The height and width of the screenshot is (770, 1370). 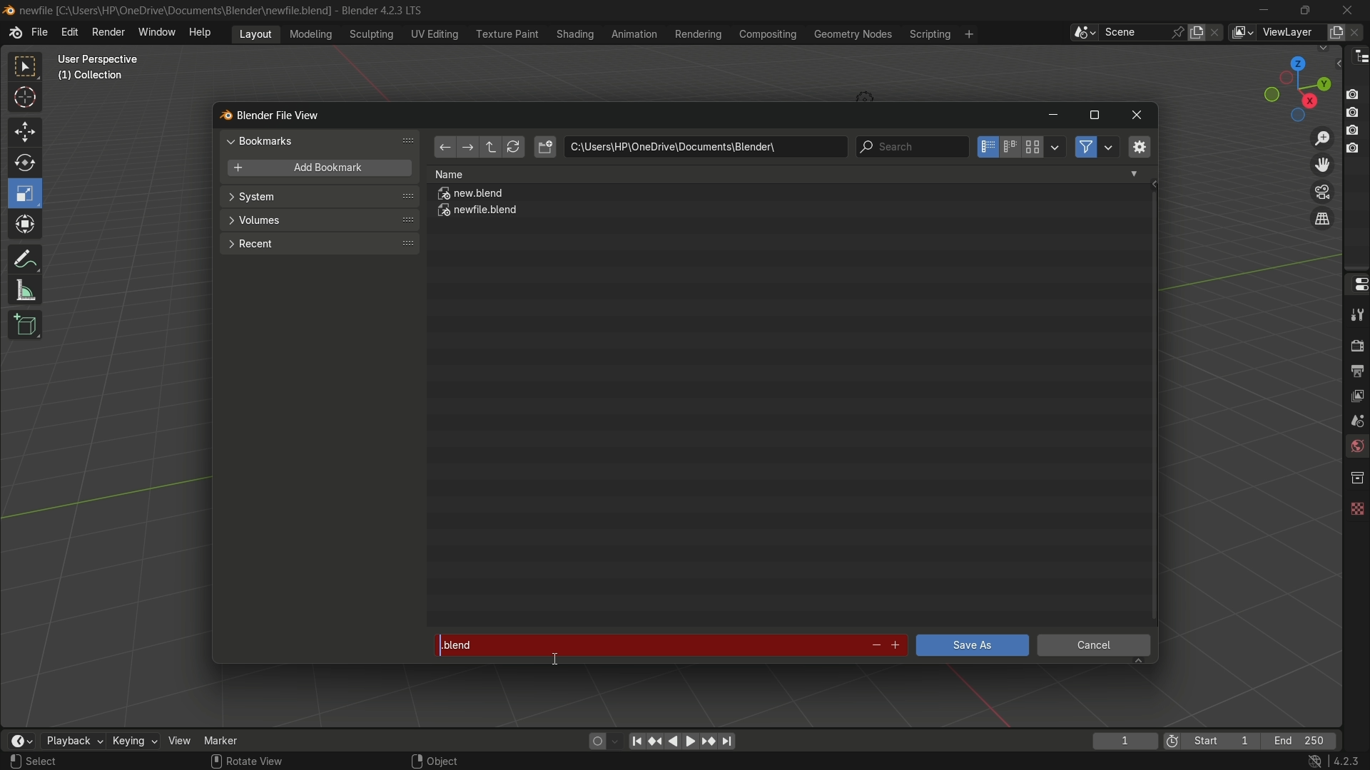 I want to click on pin scene to workplace, so click(x=1179, y=32).